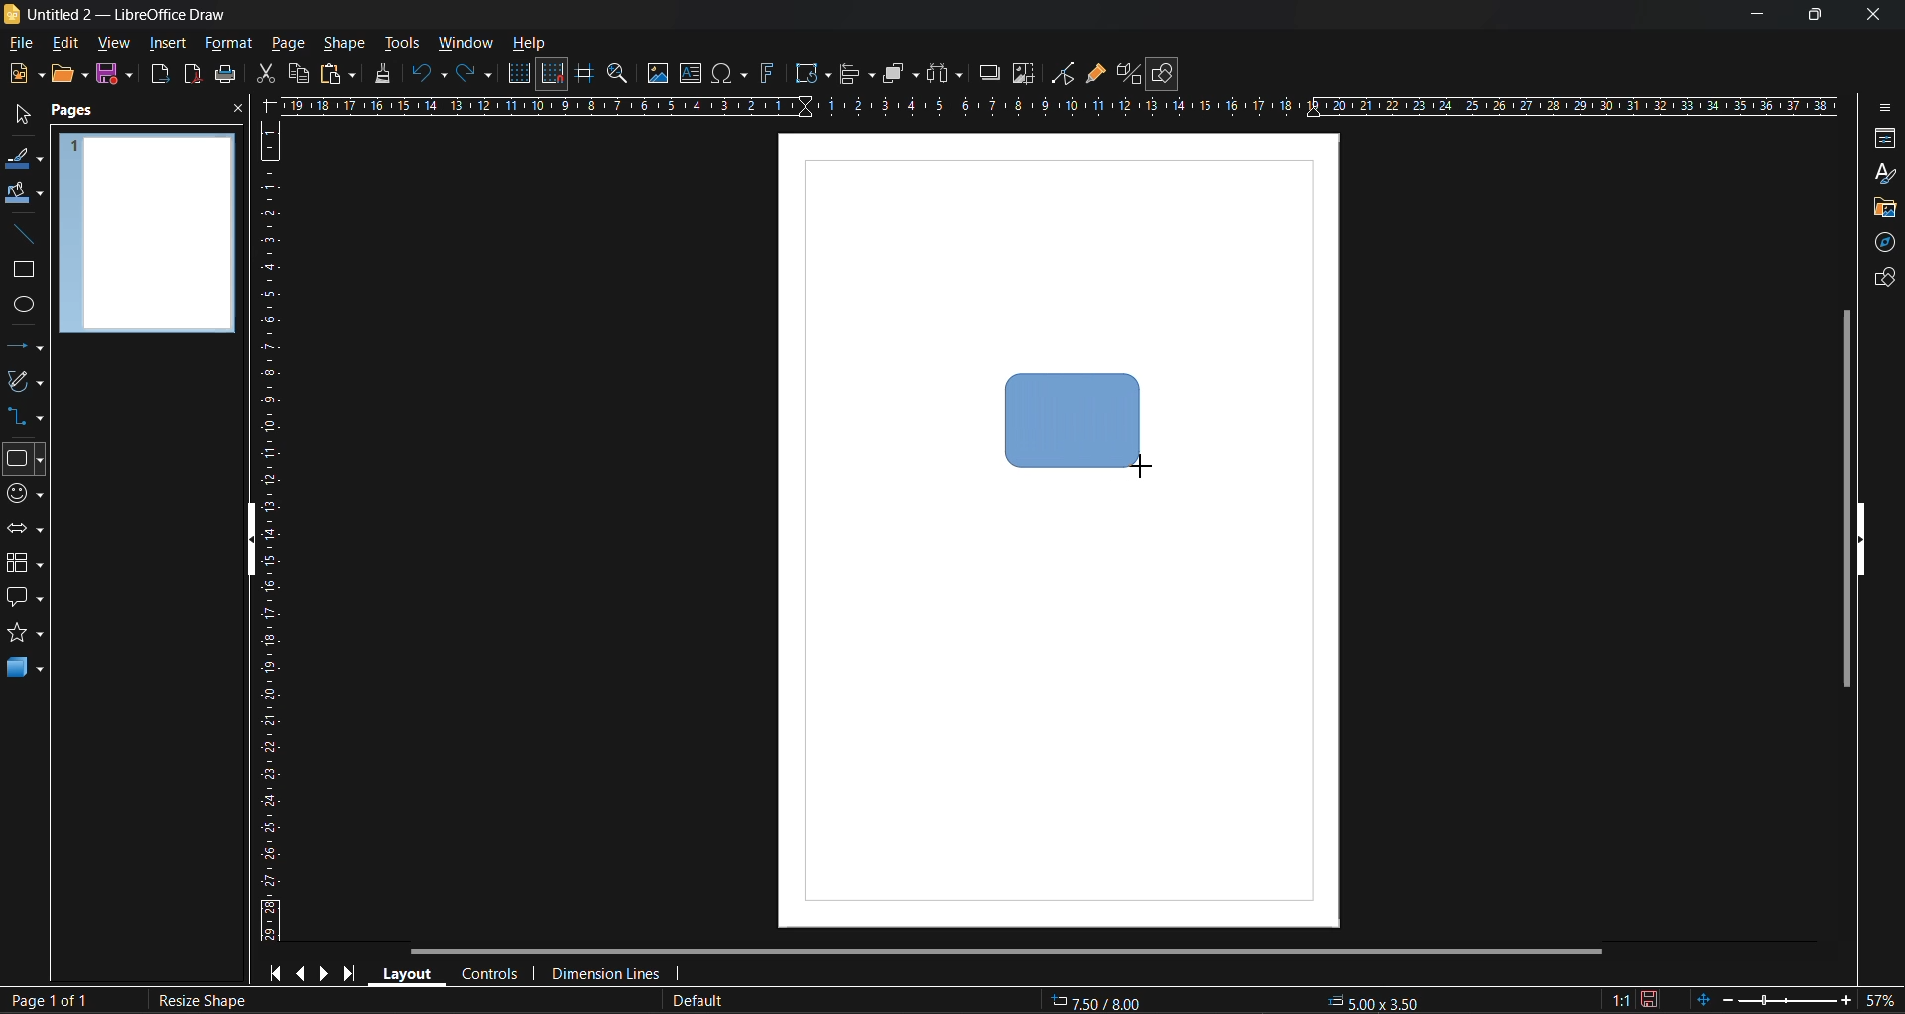 This screenshot has width=1905, height=1014. Describe the element at coordinates (1702, 999) in the screenshot. I see `fit to window` at that location.